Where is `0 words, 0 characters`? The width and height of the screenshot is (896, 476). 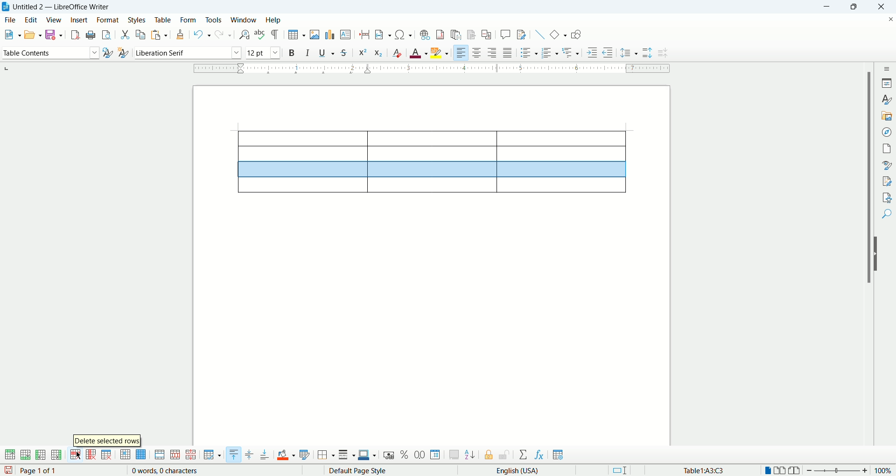
0 words, 0 characters is located at coordinates (158, 471).